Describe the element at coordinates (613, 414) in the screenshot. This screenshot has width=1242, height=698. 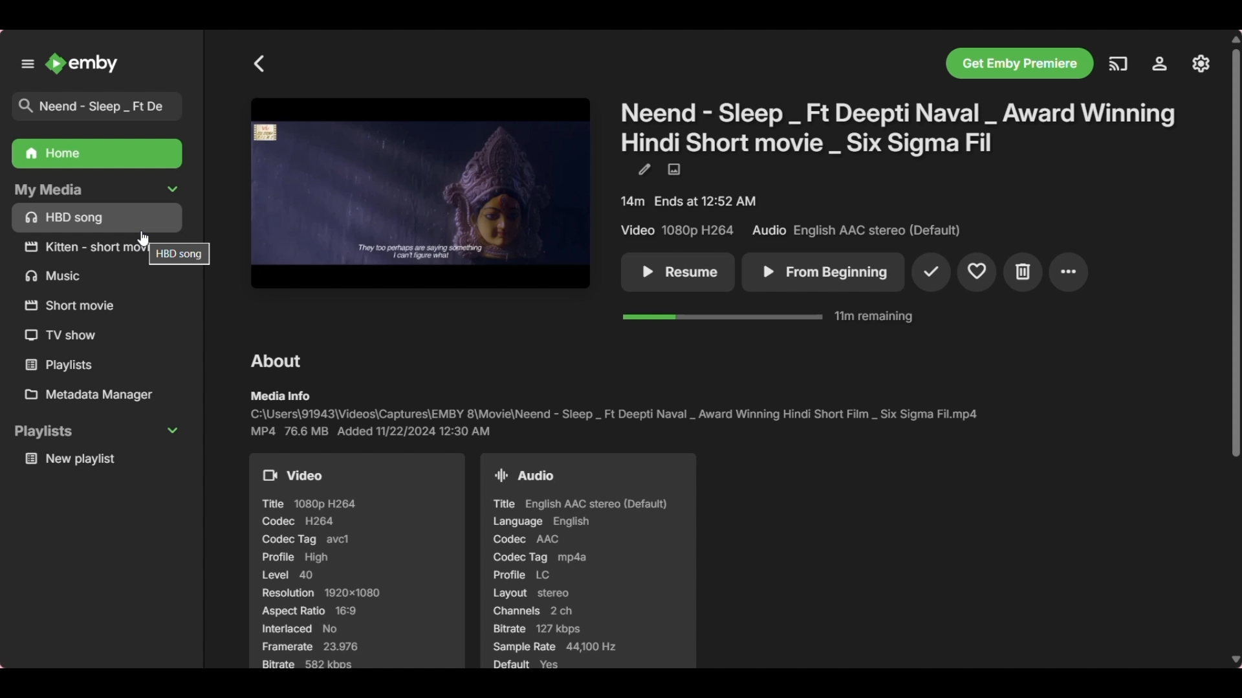
I see `Pathway and name of movie file` at that location.